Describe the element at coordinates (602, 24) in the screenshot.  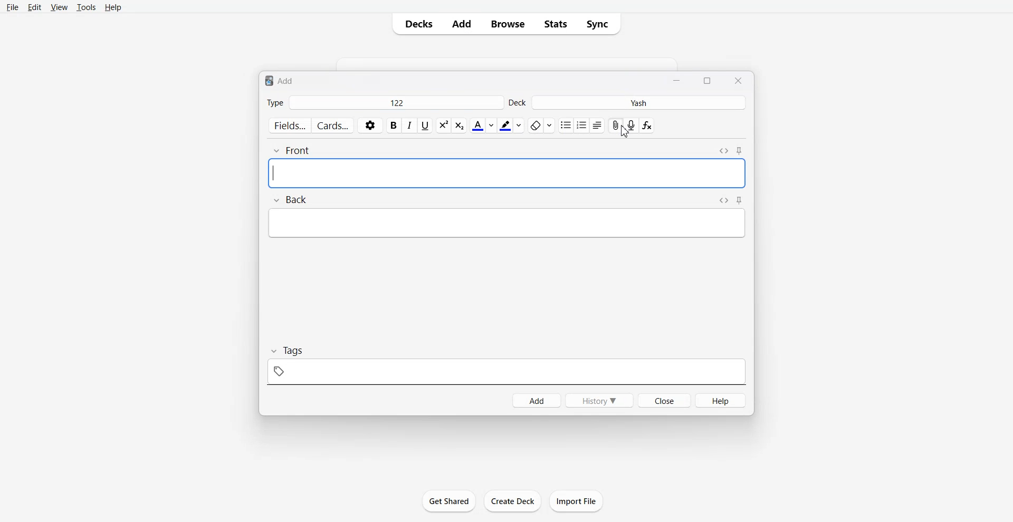
I see `Sync` at that location.